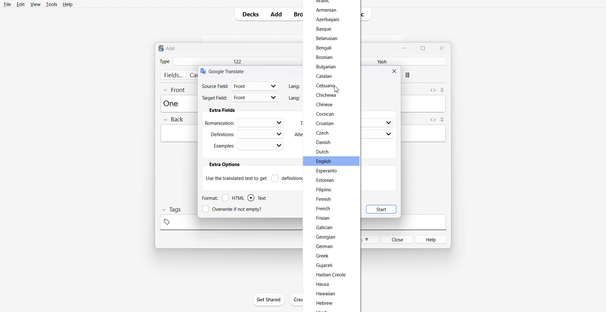  What do you see at coordinates (328, 19) in the screenshot?
I see `Azerbaijani` at bounding box center [328, 19].